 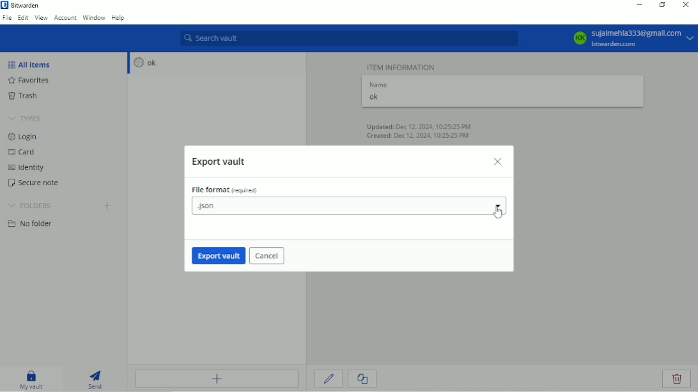 I want to click on Restore down, so click(x=662, y=4).